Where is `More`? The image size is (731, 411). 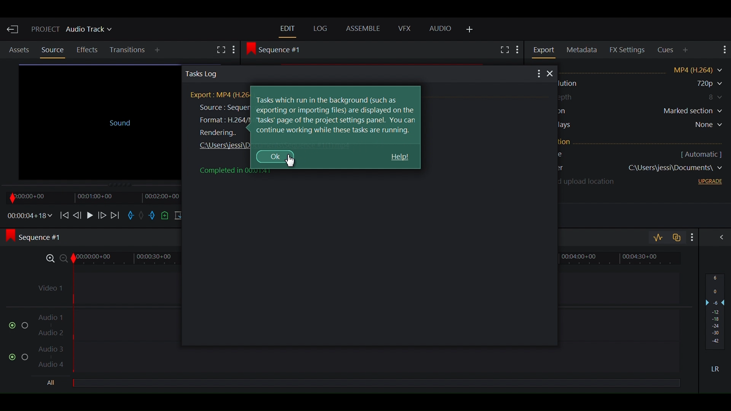 More is located at coordinates (236, 50).